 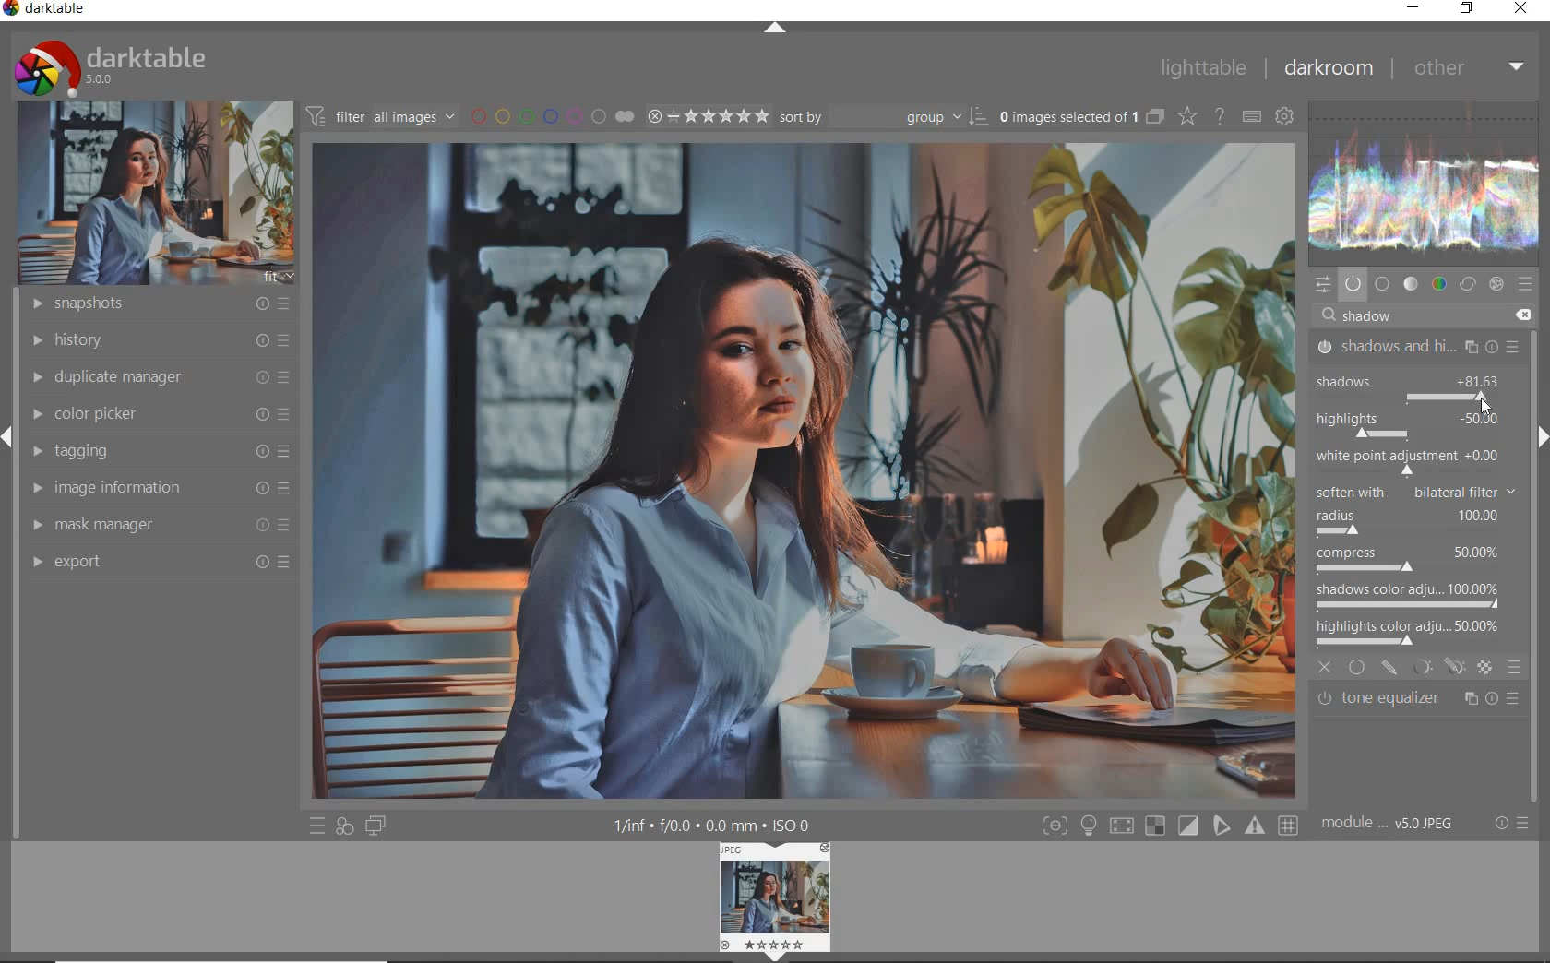 What do you see at coordinates (317, 826) in the screenshot?
I see `quick access to presets` at bounding box center [317, 826].